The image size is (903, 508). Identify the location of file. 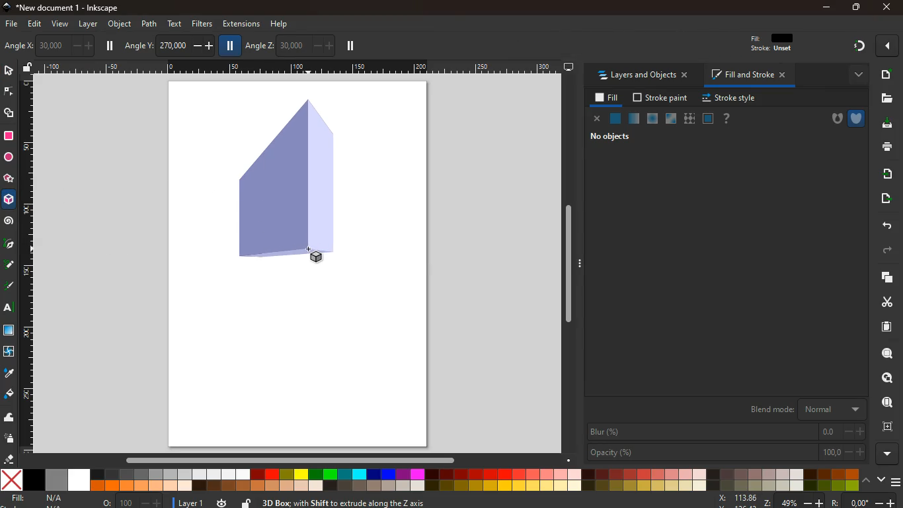
(11, 23).